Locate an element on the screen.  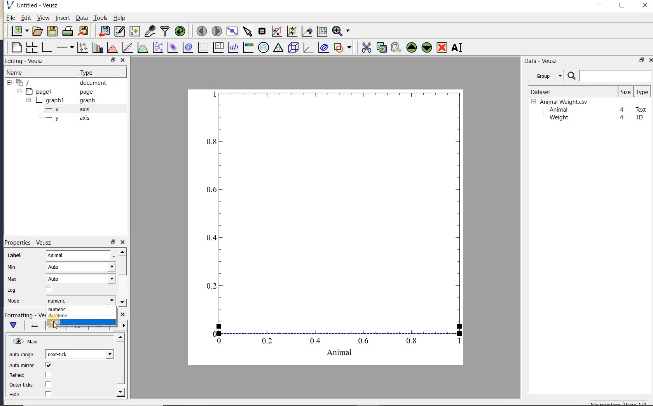
page1 is located at coordinates (56, 92).